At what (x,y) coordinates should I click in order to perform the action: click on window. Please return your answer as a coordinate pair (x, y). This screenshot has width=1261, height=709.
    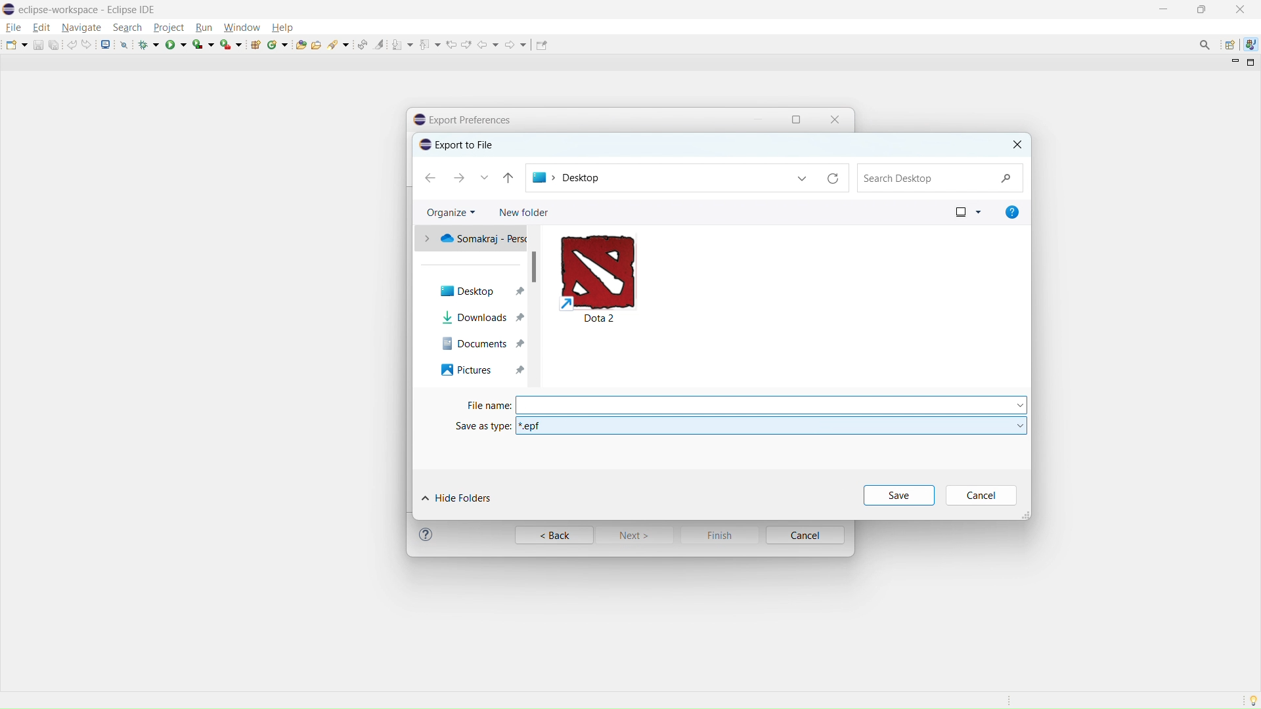
    Looking at the image, I should click on (959, 212).